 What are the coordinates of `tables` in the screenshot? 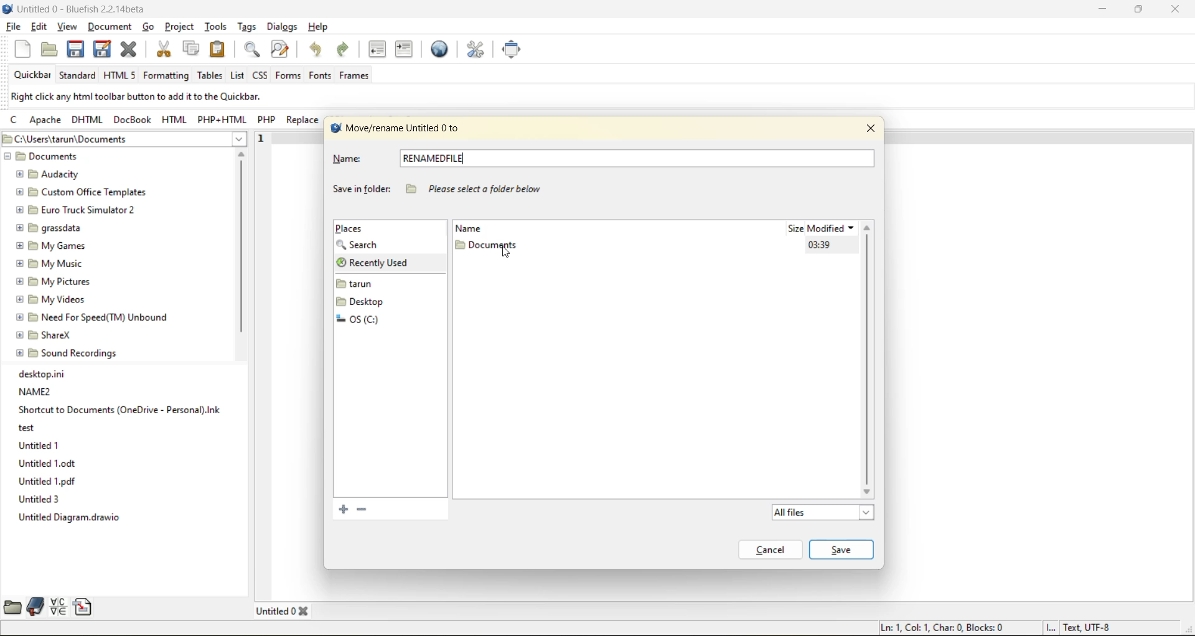 It's located at (211, 77).